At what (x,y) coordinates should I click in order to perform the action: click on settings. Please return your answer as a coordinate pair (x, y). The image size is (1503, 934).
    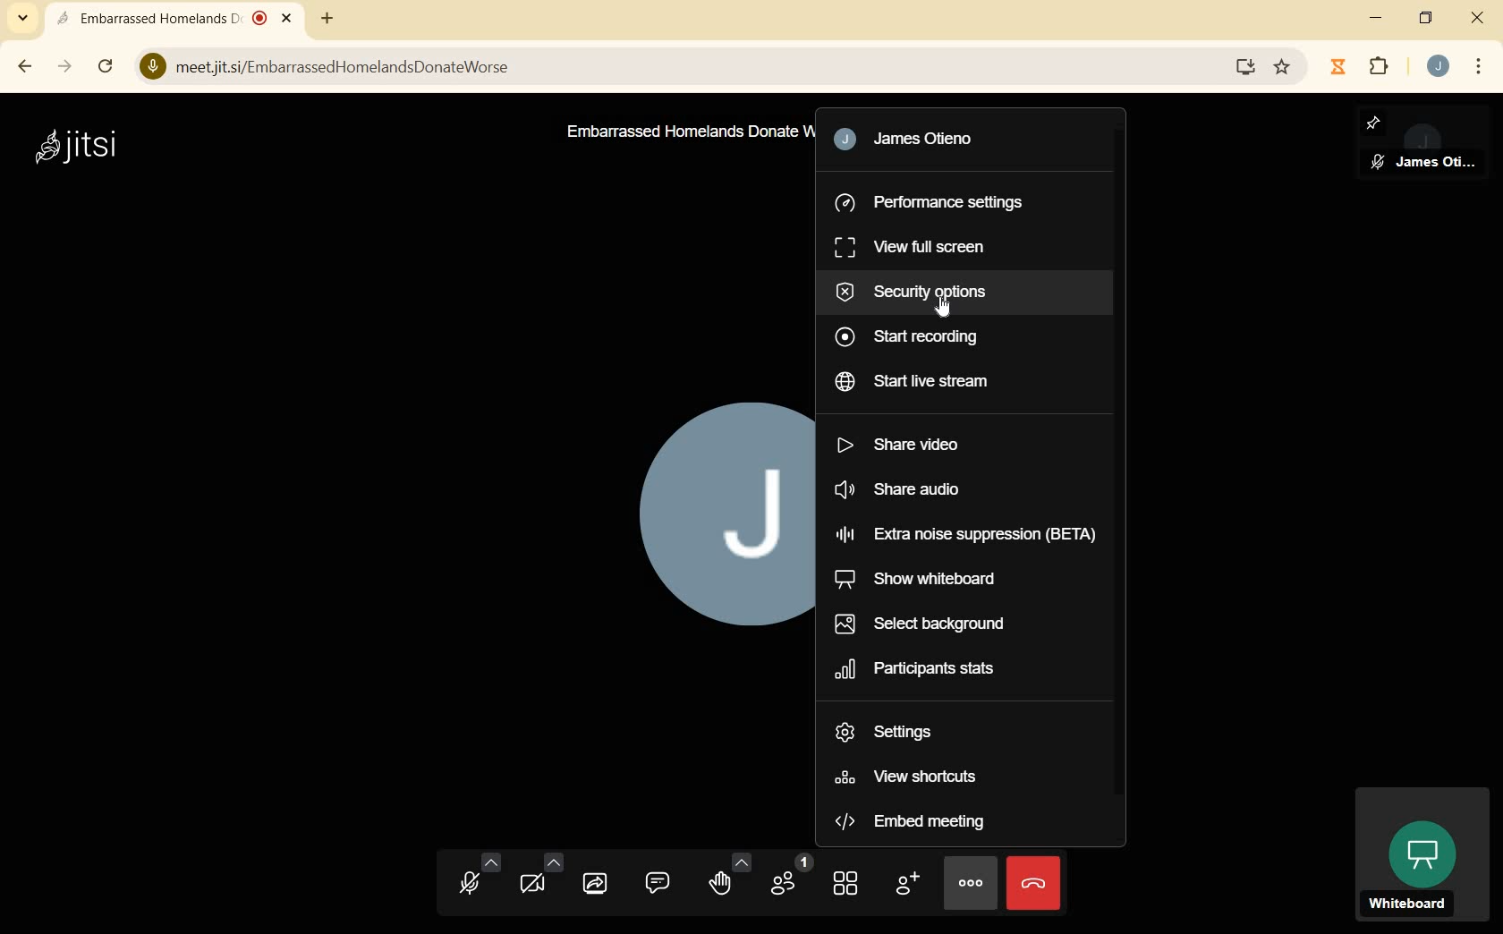
    Looking at the image, I should click on (893, 734).